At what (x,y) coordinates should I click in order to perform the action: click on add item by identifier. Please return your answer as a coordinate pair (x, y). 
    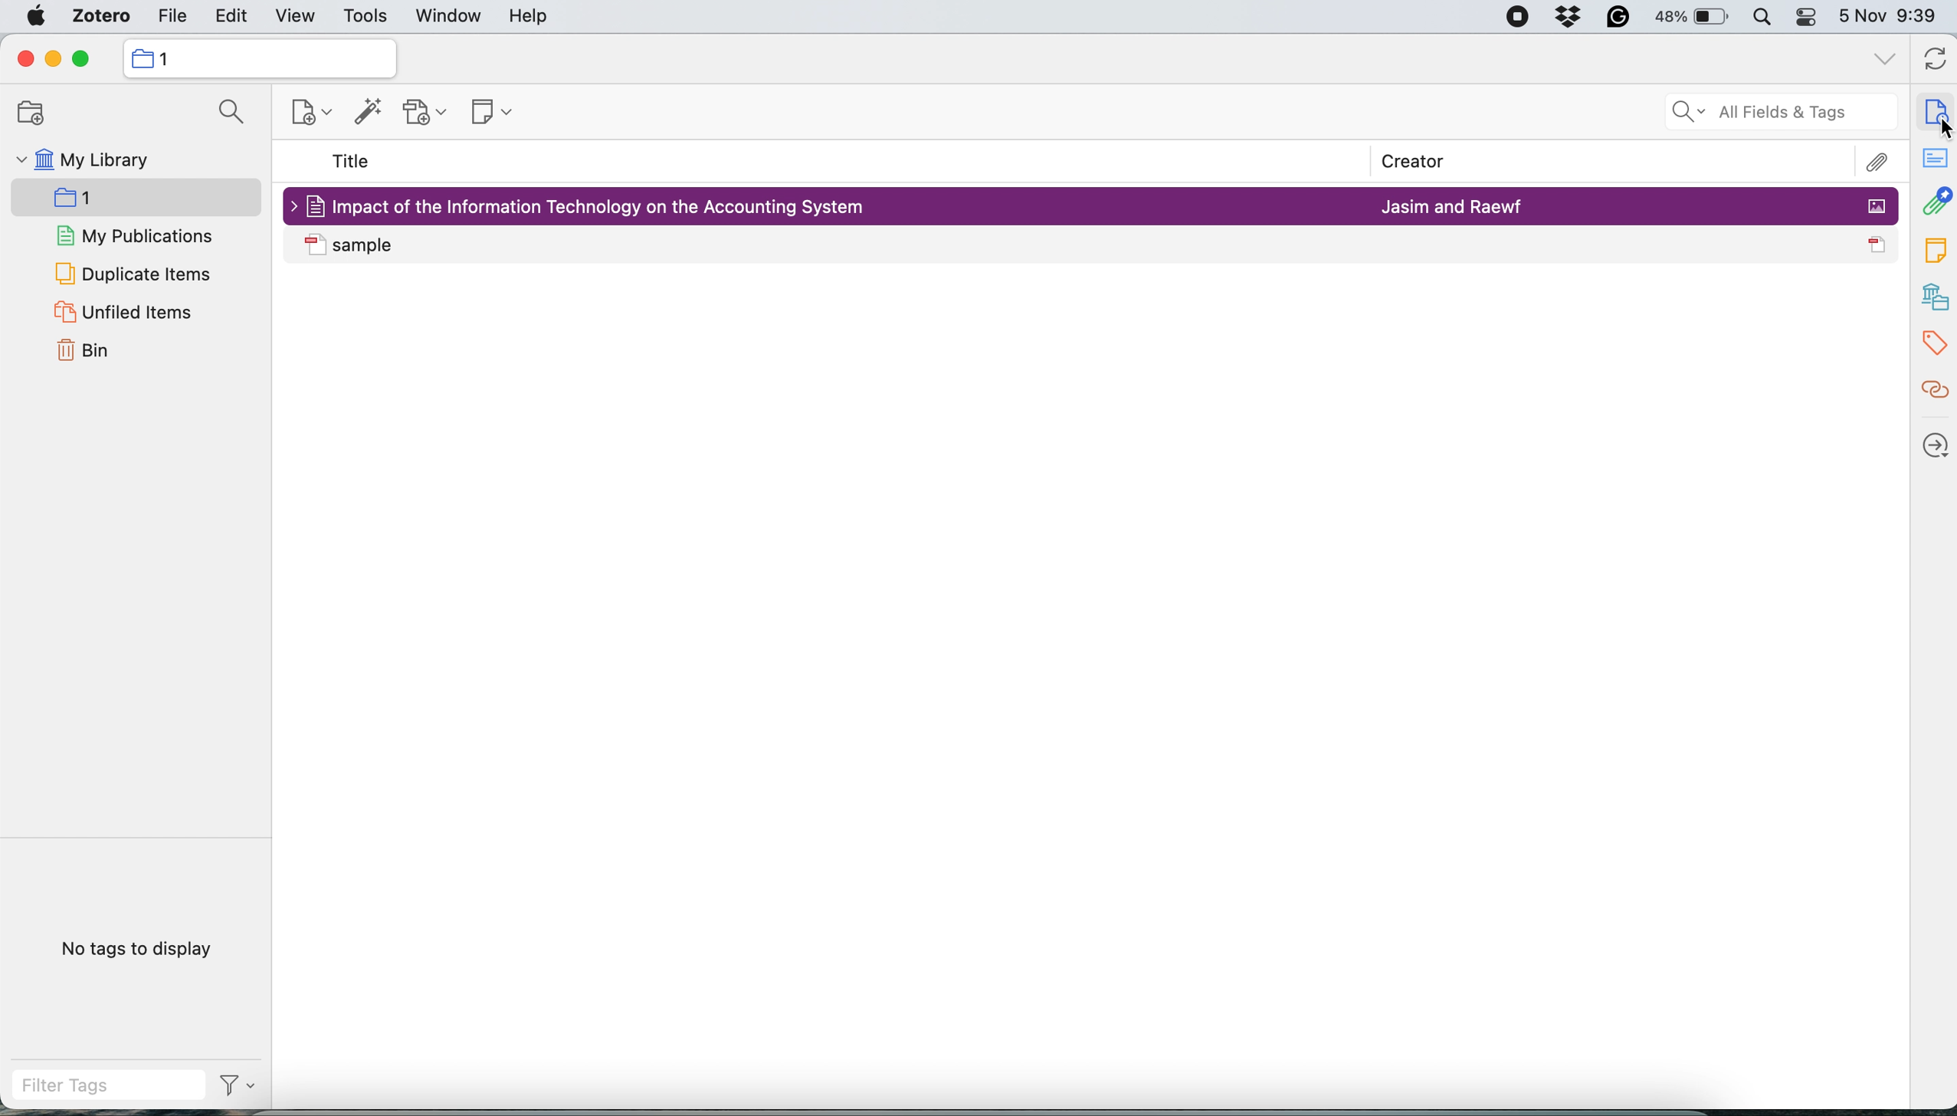
    Looking at the image, I should click on (372, 111).